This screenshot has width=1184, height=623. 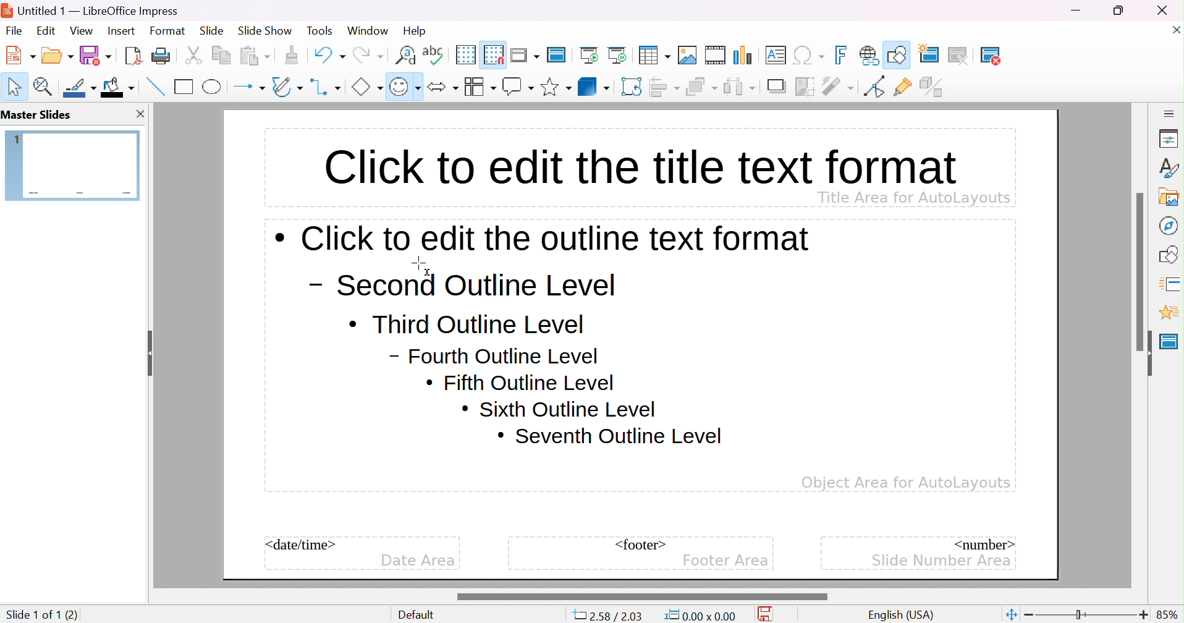 What do you see at coordinates (1170, 112) in the screenshot?
I see `sidebar settings` at bounding box center [1170, 112].